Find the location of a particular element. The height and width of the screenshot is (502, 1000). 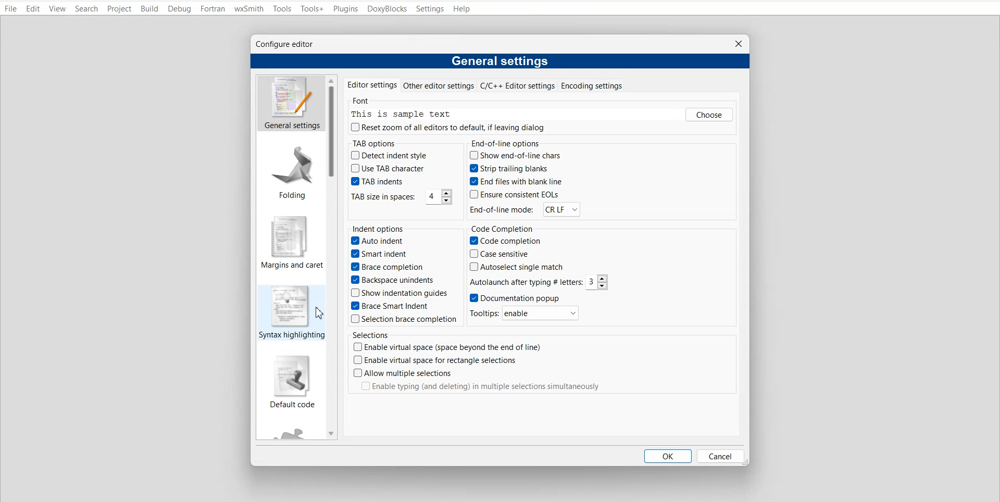

General Settings is located at coordinates (290, 103).